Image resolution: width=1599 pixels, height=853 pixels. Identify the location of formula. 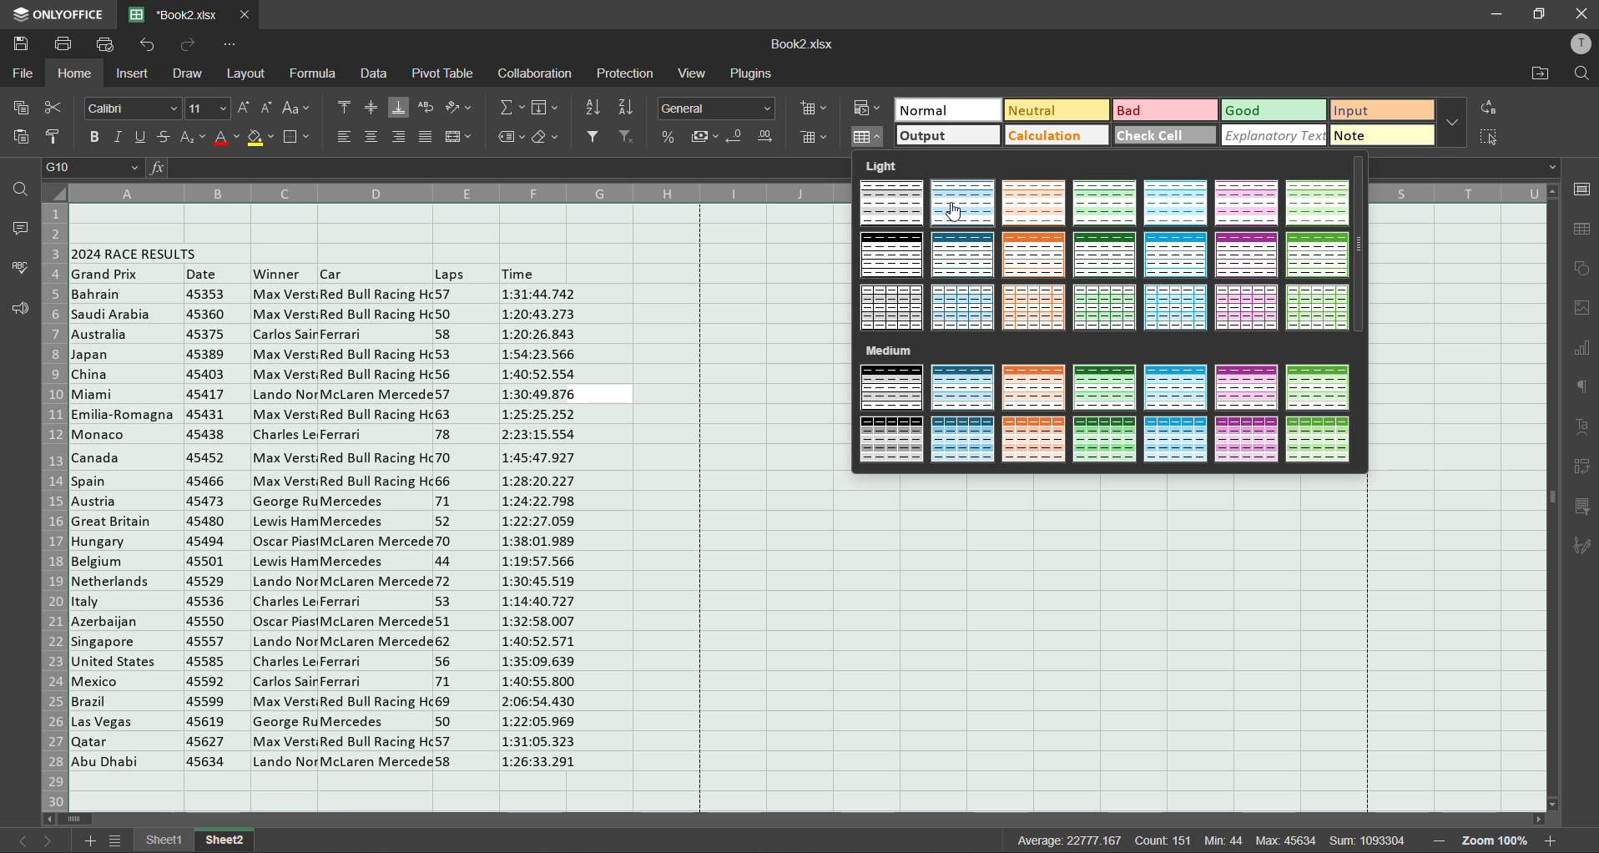
(313, 73).